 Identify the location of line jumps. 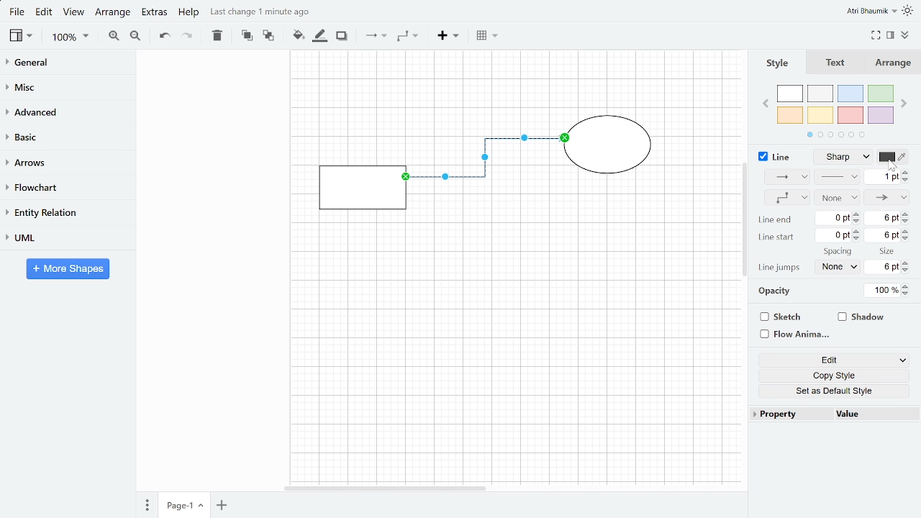
(781, 267).